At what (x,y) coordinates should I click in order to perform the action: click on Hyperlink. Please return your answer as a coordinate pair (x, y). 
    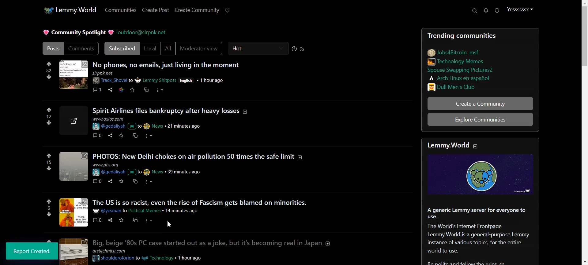
    Looking at the image, I should click on (142, 32).